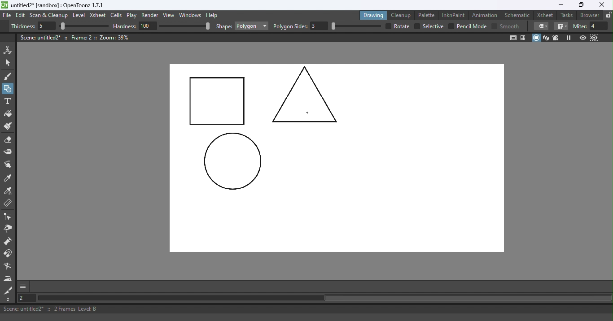  Describe the element at coordinates (23, 286) in the screenshot. I see `More options` at that location.